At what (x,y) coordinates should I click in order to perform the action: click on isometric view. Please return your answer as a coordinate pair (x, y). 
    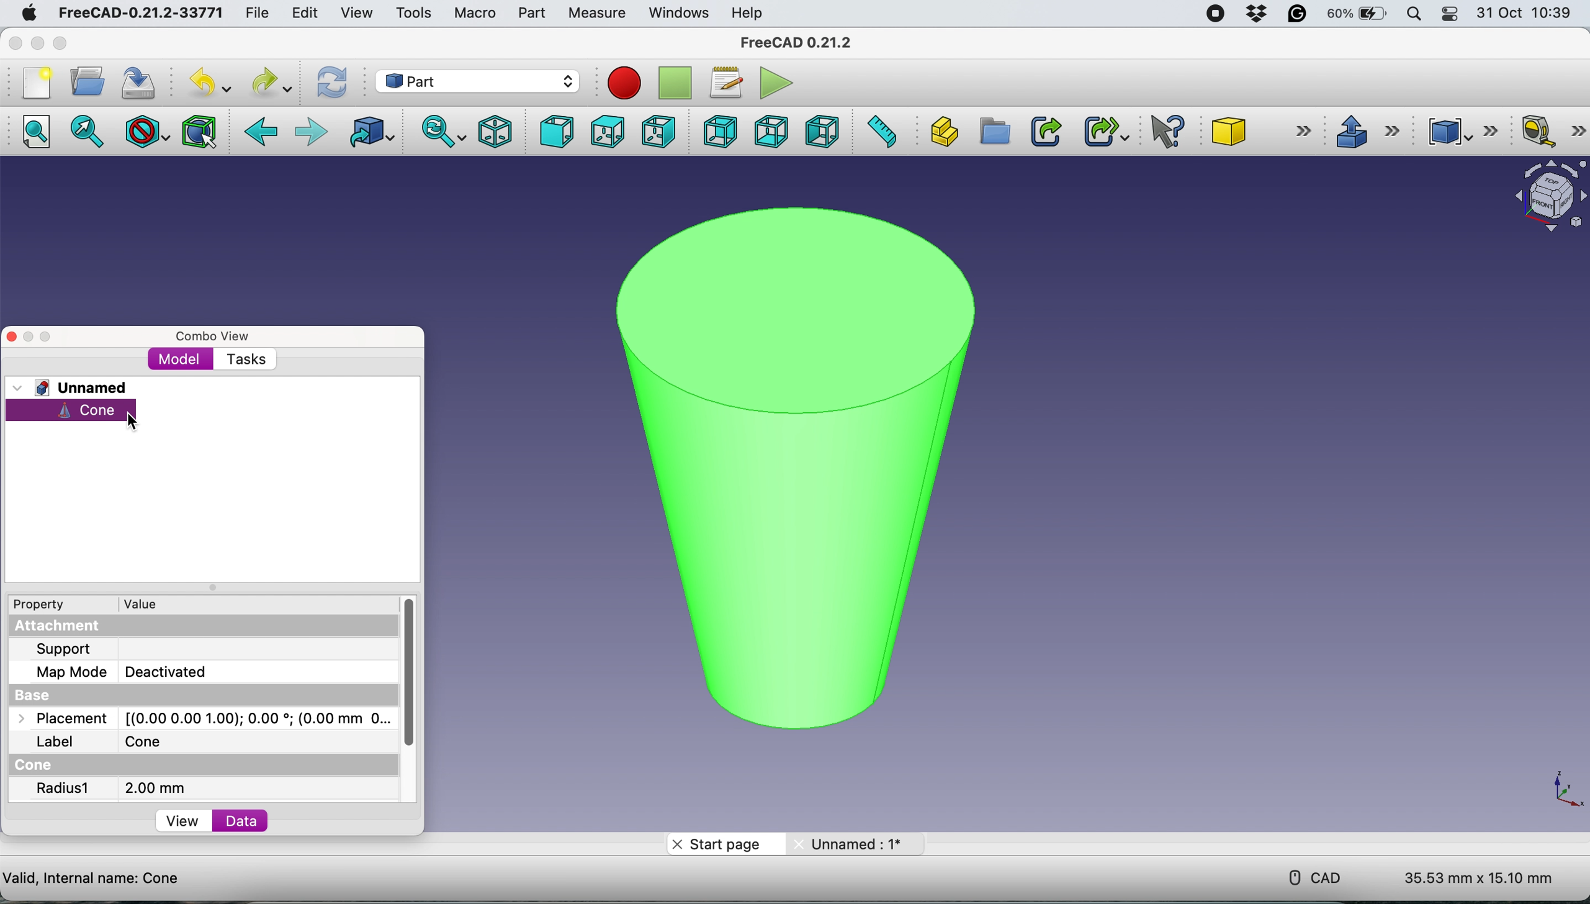
    Looking at the image, I should click on (496, 130).